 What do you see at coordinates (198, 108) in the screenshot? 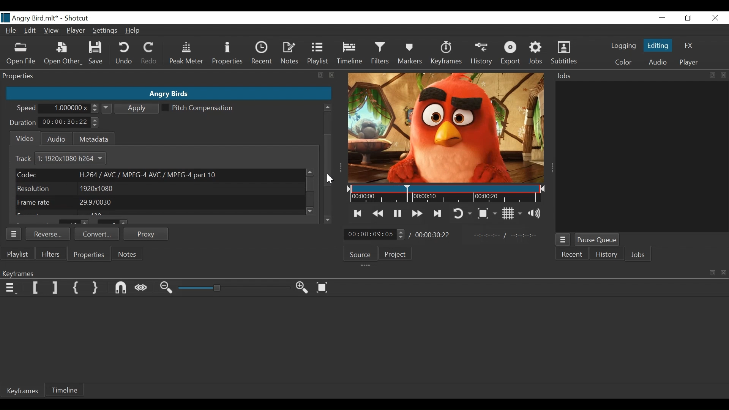
I see `(un)select Pitch Compensation` at bounding box center [198, 108].